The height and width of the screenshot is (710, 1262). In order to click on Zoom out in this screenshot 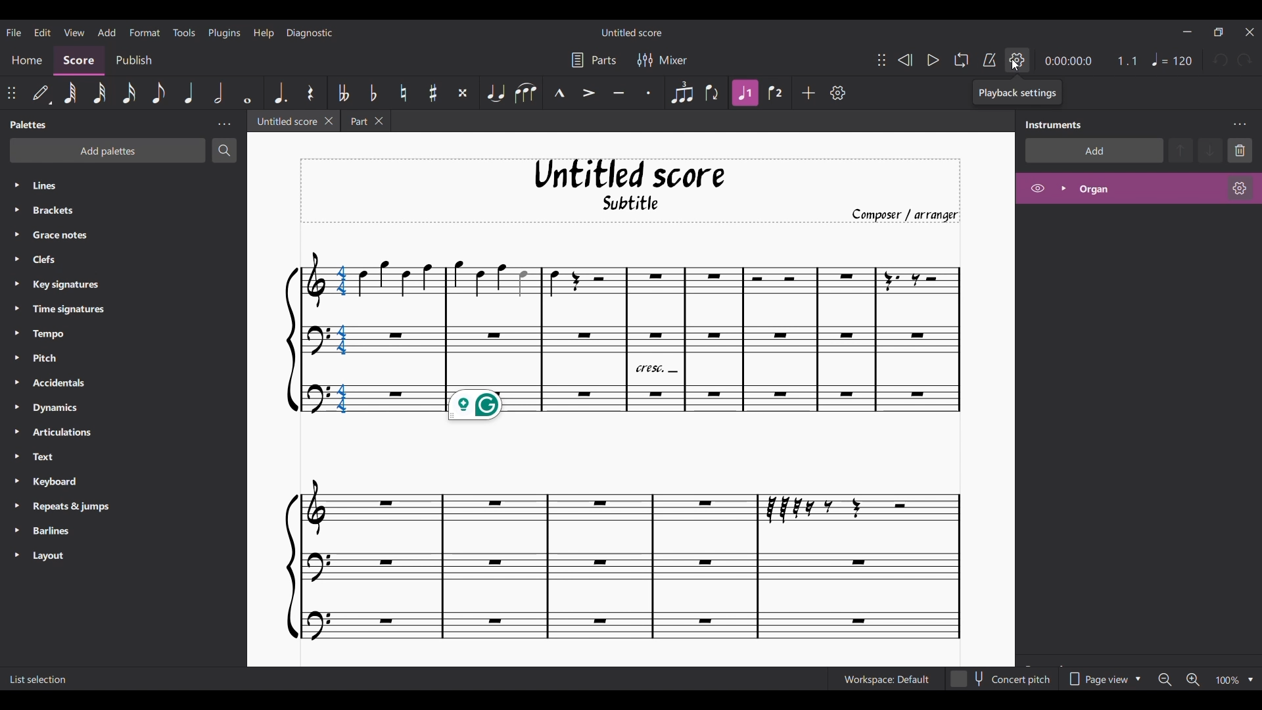, I will do `click(1165, 680)`.